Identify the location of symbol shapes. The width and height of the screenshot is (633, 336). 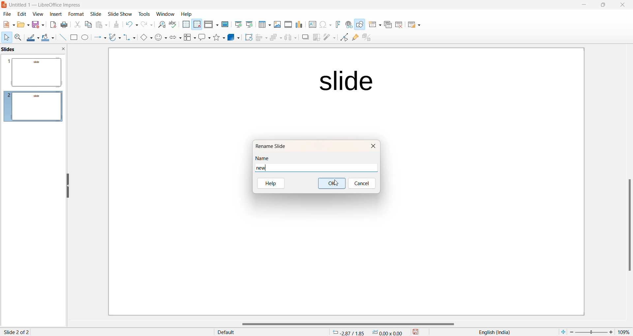
(161, 38).